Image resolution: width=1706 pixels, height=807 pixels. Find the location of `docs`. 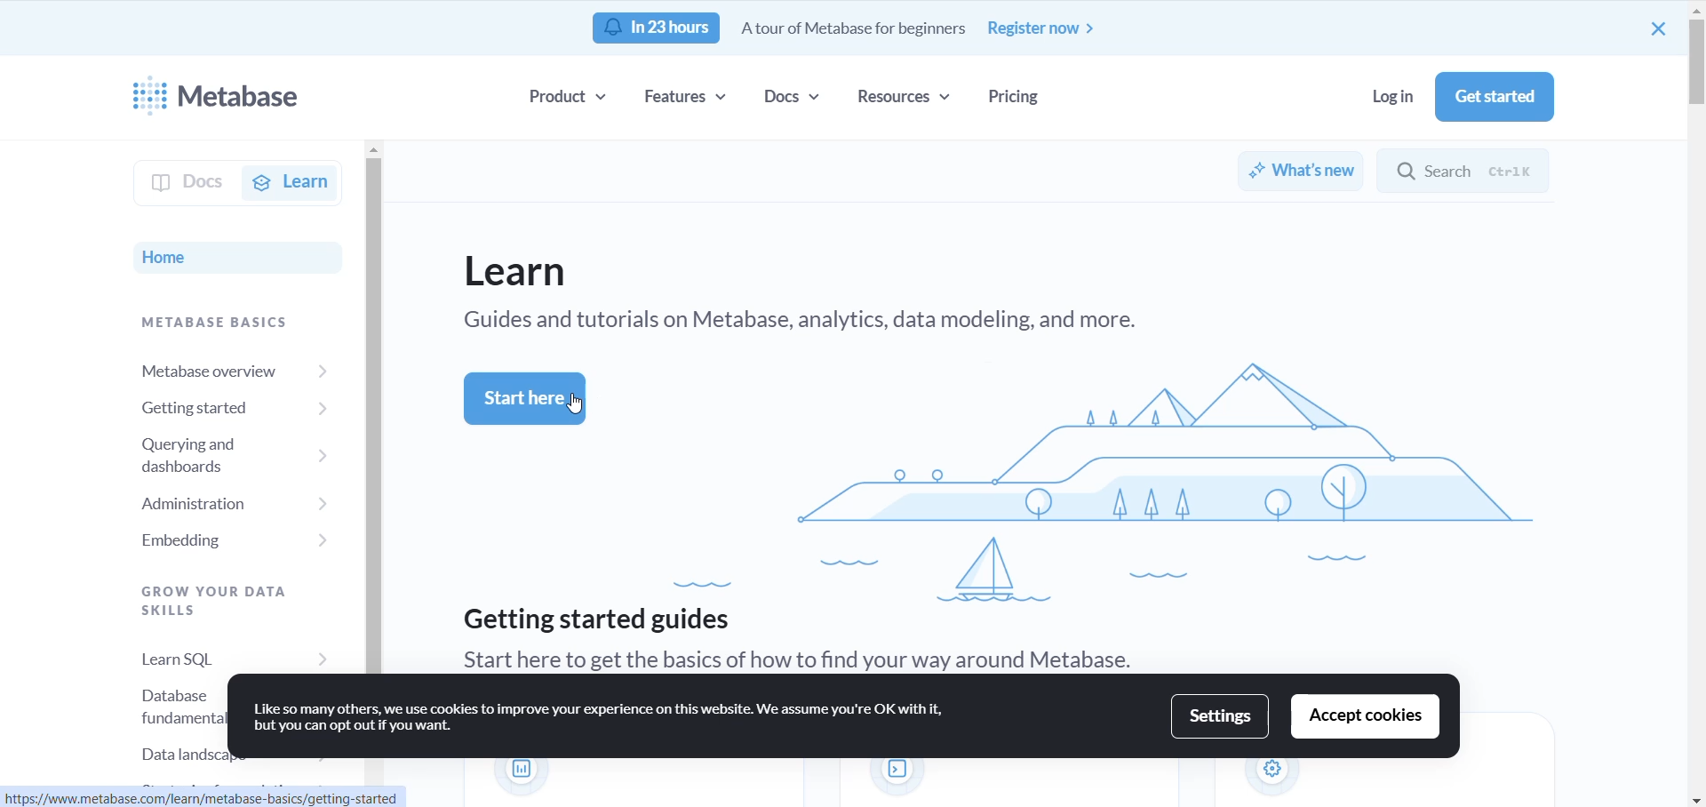

docs is located at coordinates (172, 181).